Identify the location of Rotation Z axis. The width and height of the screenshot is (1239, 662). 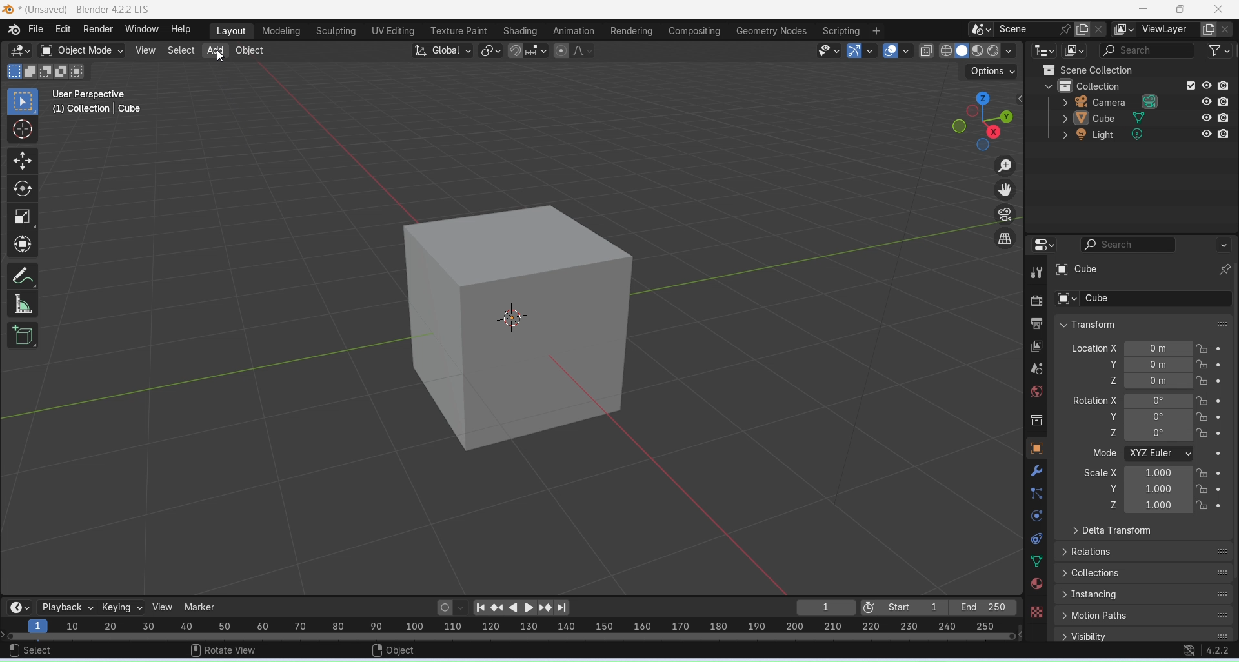
(1113, 432).